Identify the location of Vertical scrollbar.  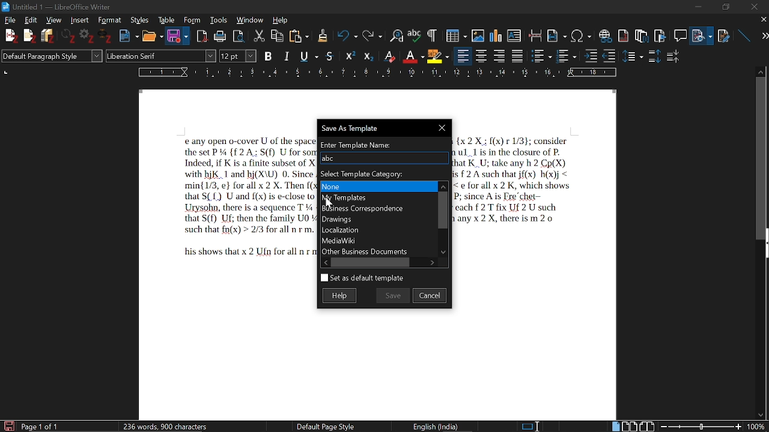
(442, 209).